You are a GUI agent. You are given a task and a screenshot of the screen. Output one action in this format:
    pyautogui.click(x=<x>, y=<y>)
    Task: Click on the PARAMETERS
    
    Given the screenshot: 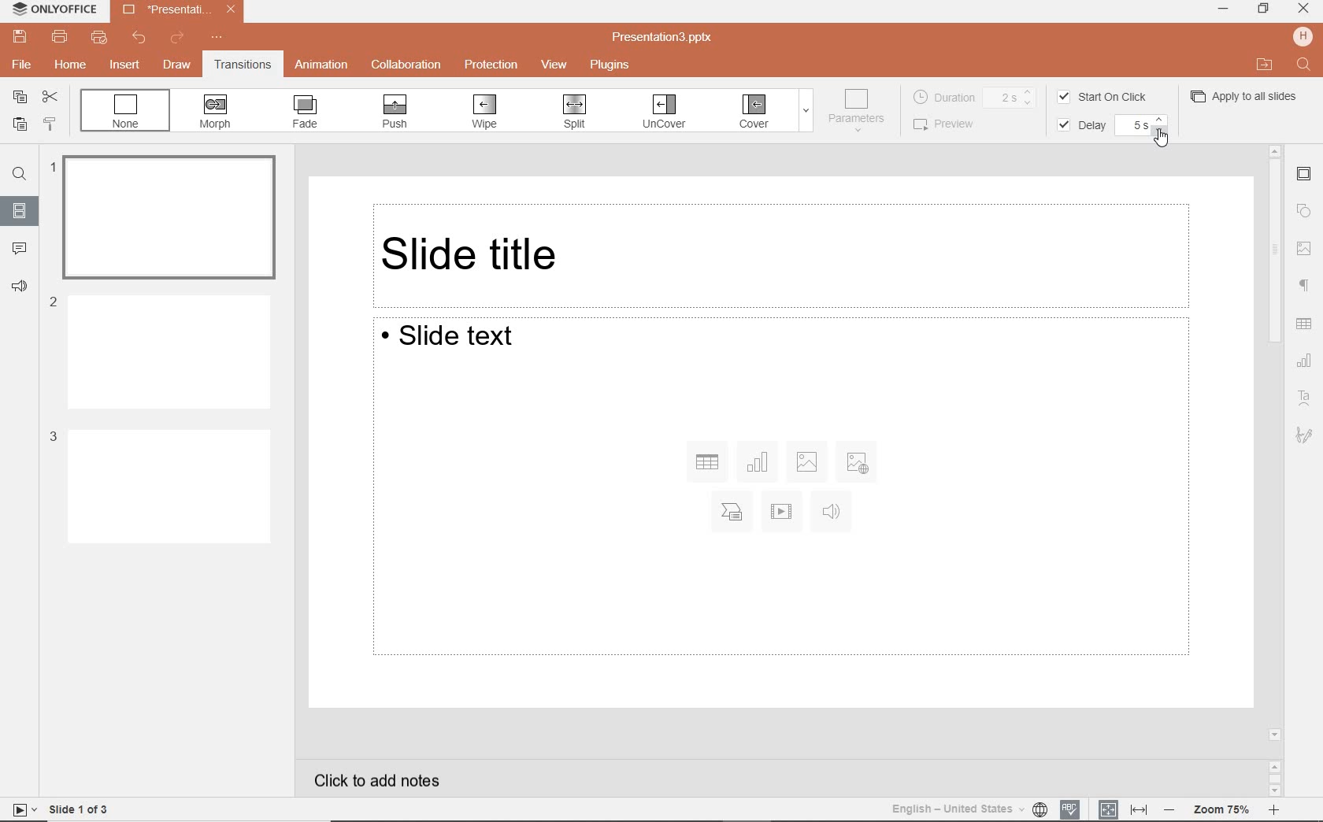 What is the action you would take?
    pyautogui.click(x=860, y=111)
    